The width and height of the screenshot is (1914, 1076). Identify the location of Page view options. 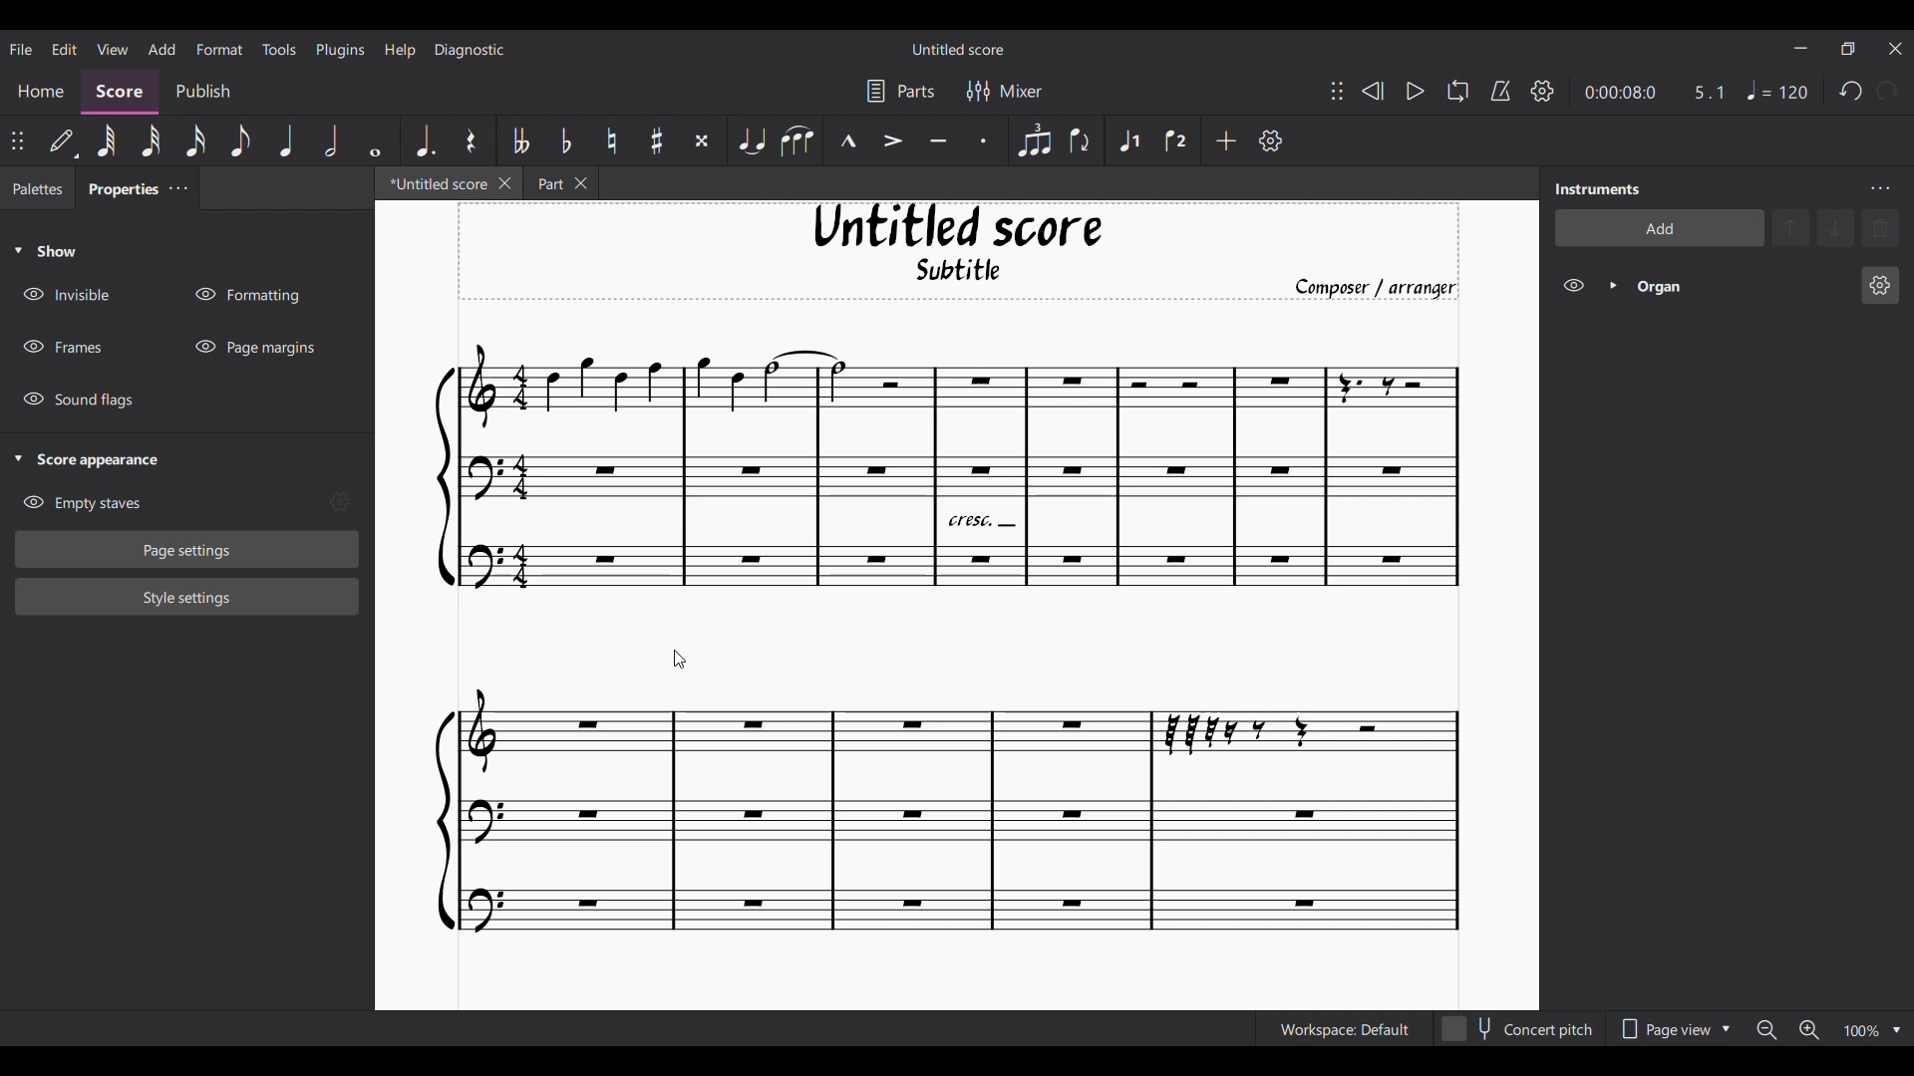
(1671, 1029).